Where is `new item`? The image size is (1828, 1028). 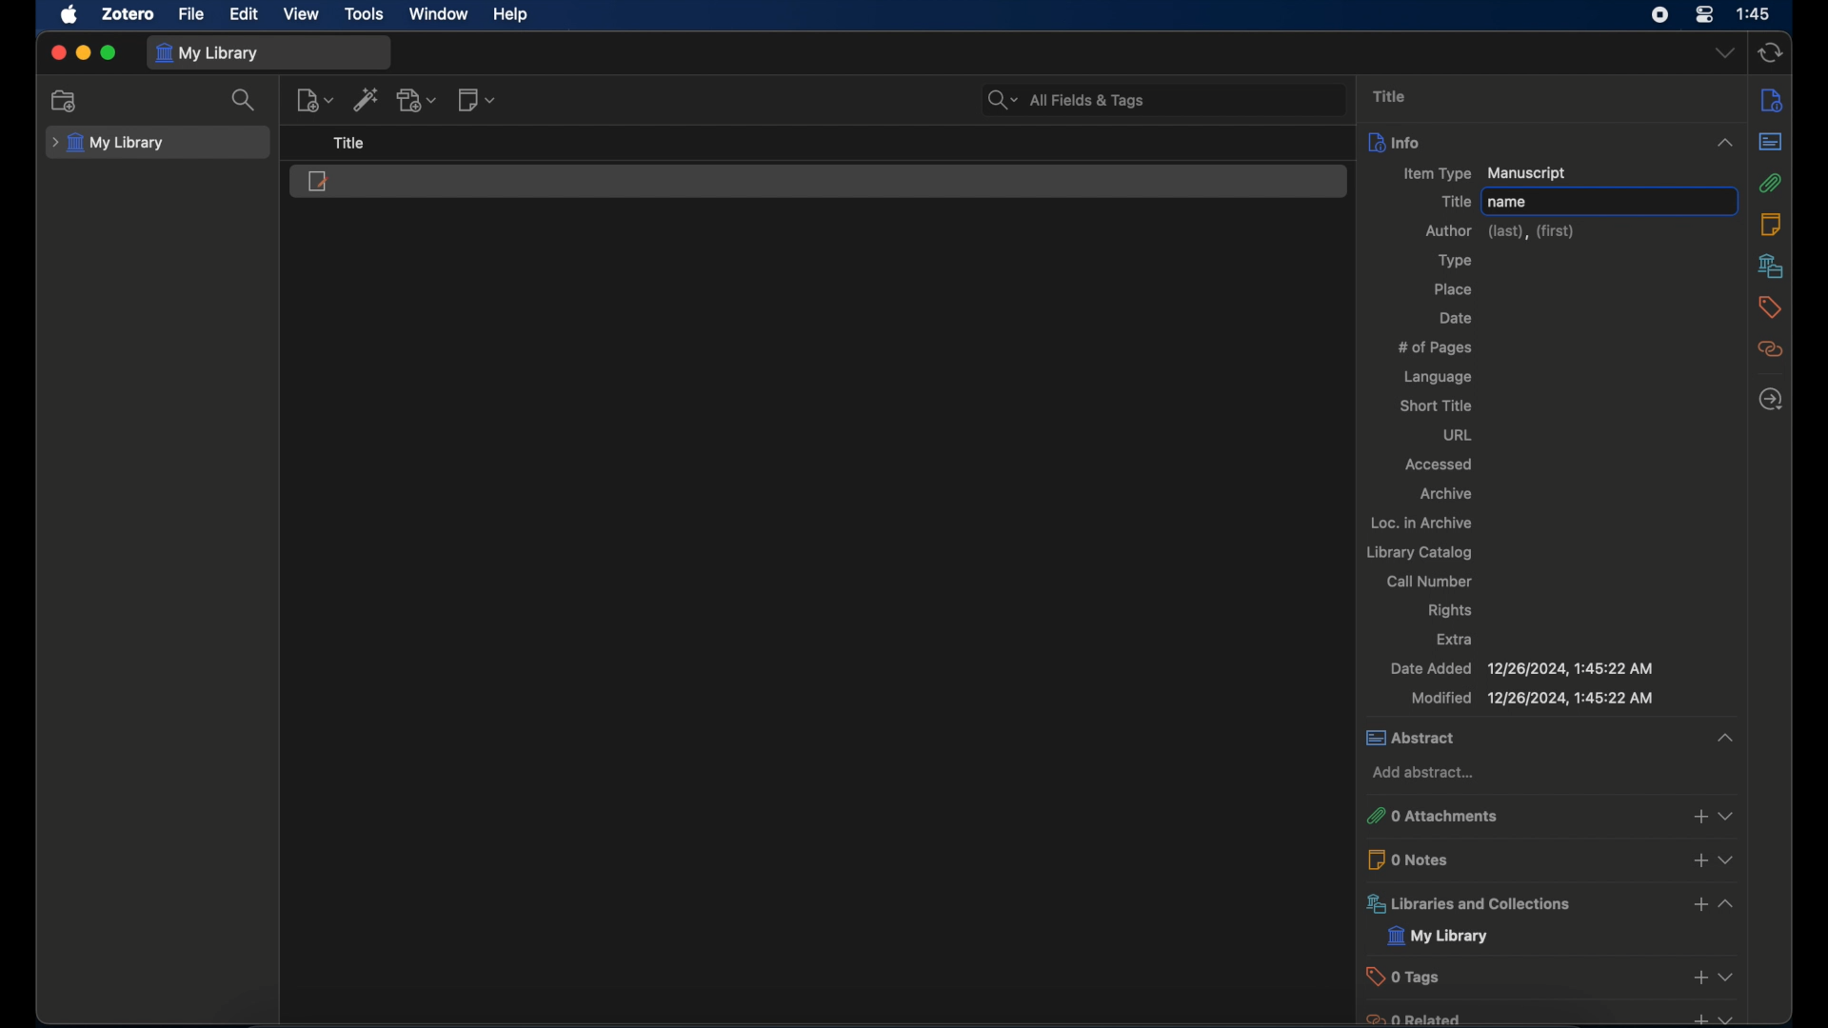
new item is located at coordinates (314, 100).